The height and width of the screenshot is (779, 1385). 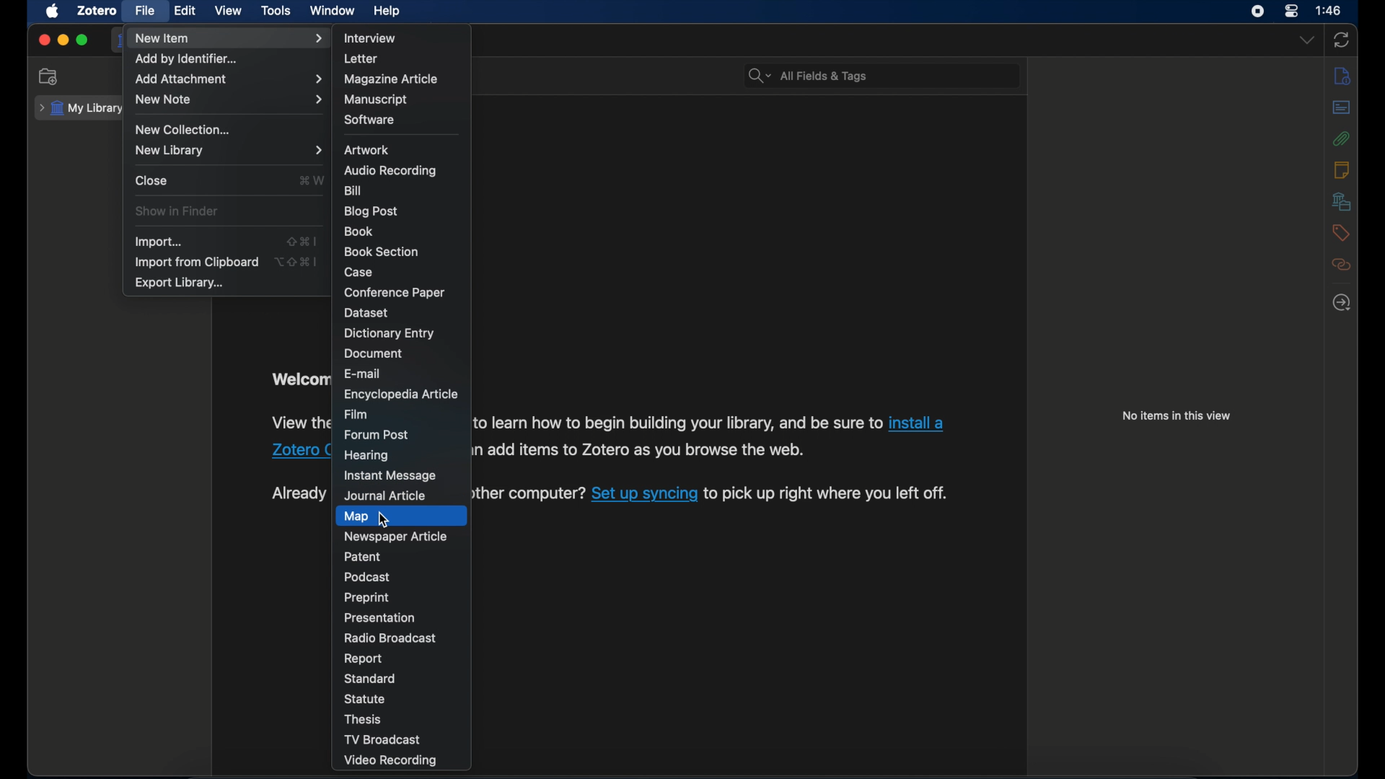 I want to click on 1:46, so click(x=1333, y=12).